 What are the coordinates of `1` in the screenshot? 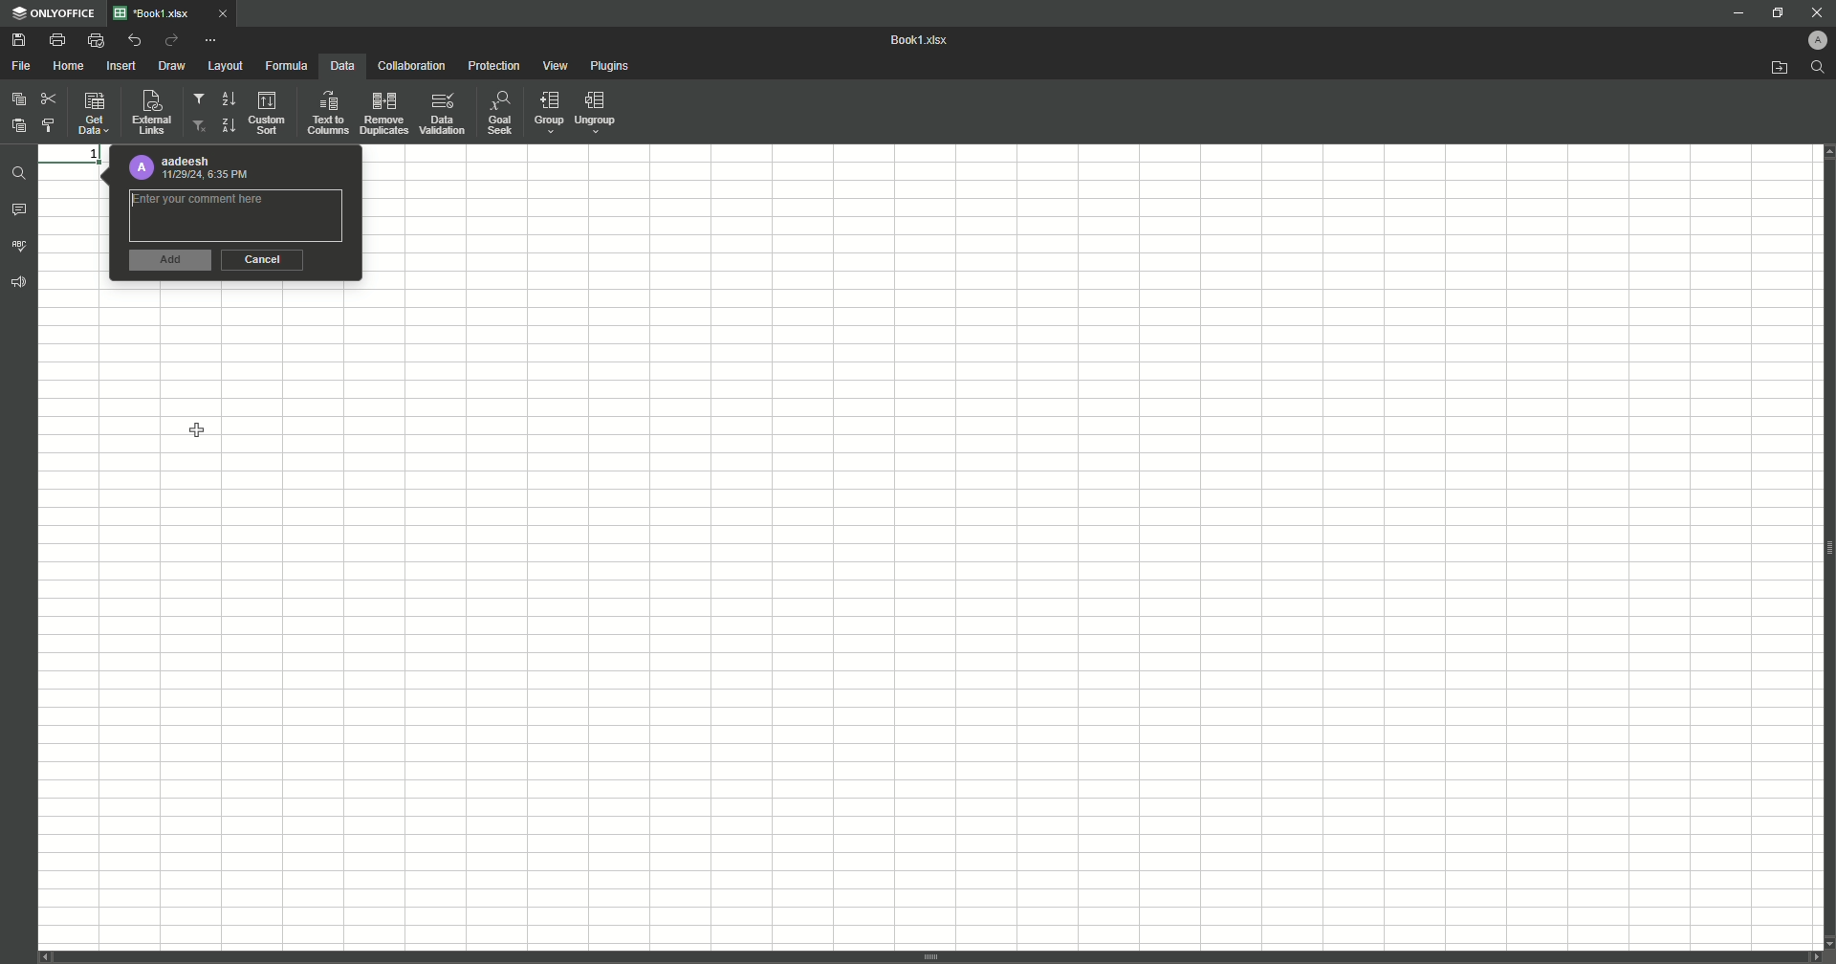 It's located at (76, 156).